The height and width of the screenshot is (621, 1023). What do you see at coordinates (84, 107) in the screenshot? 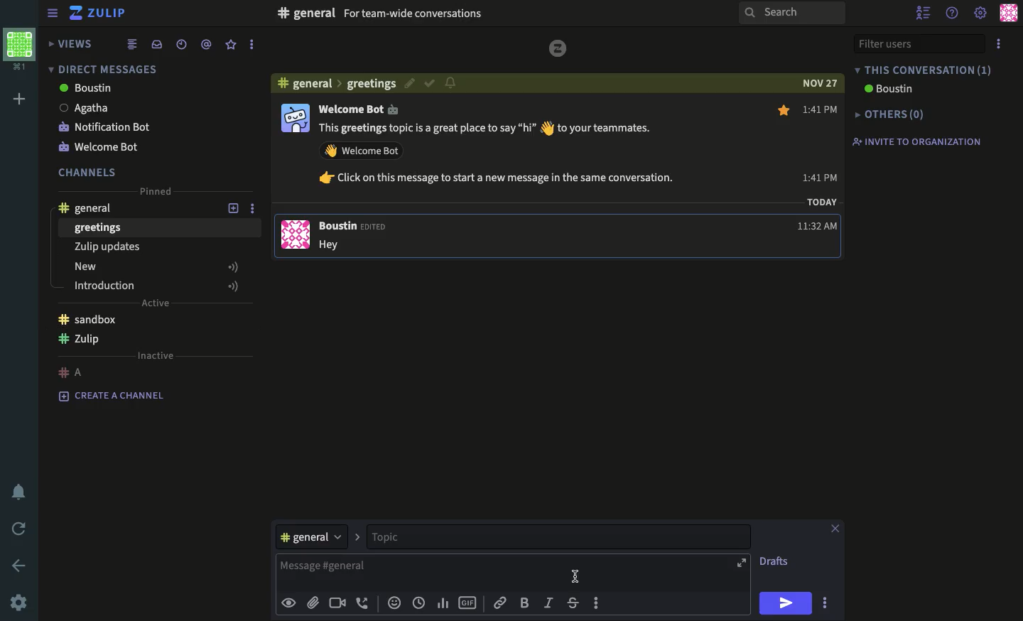
I see `Agatha ` at bounding box center [84, 107].